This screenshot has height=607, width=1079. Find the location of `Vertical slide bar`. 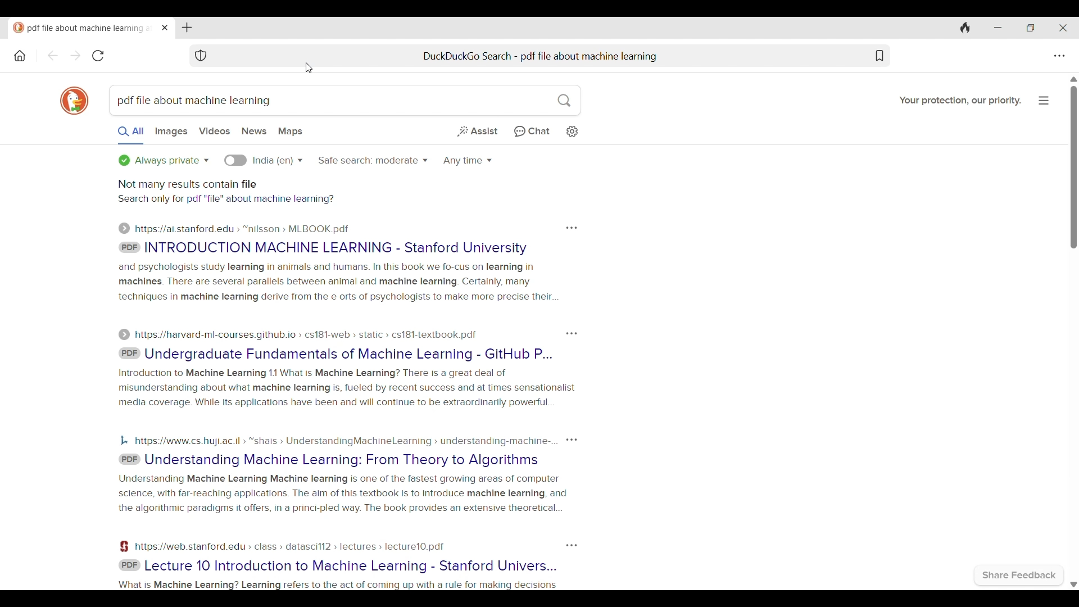

Vertical slide bar is located at coordinates (1073, 167).